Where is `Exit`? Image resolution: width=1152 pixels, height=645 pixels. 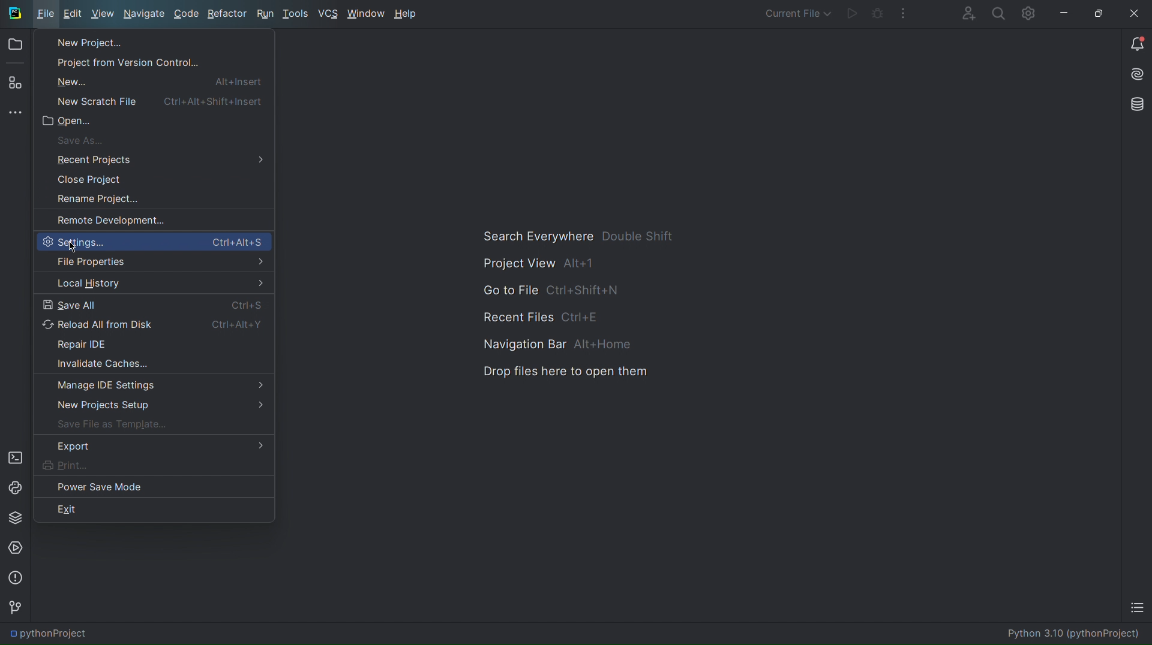 Exit is located at coordinates (68, 511).